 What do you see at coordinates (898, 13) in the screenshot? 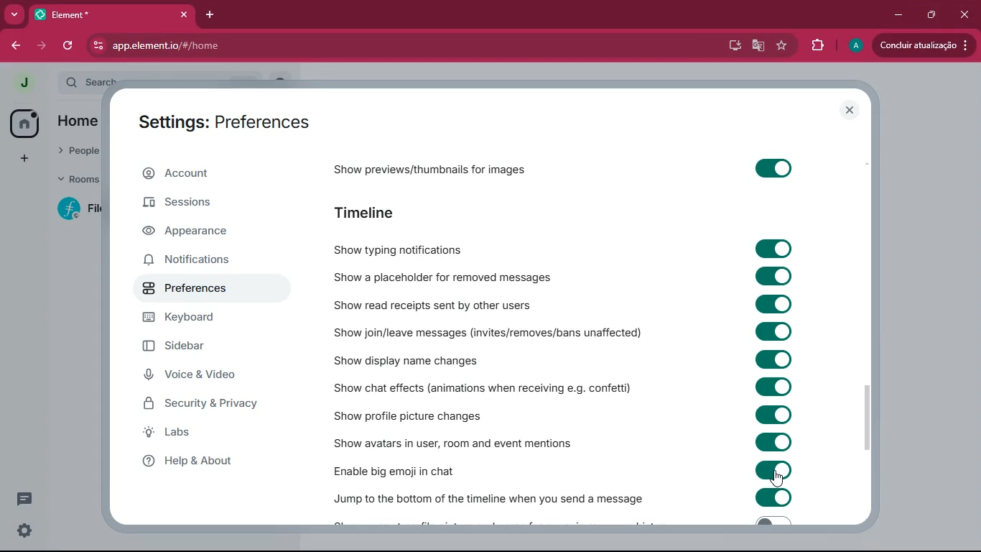
I see `minimize` at bounding box center [898, 13].